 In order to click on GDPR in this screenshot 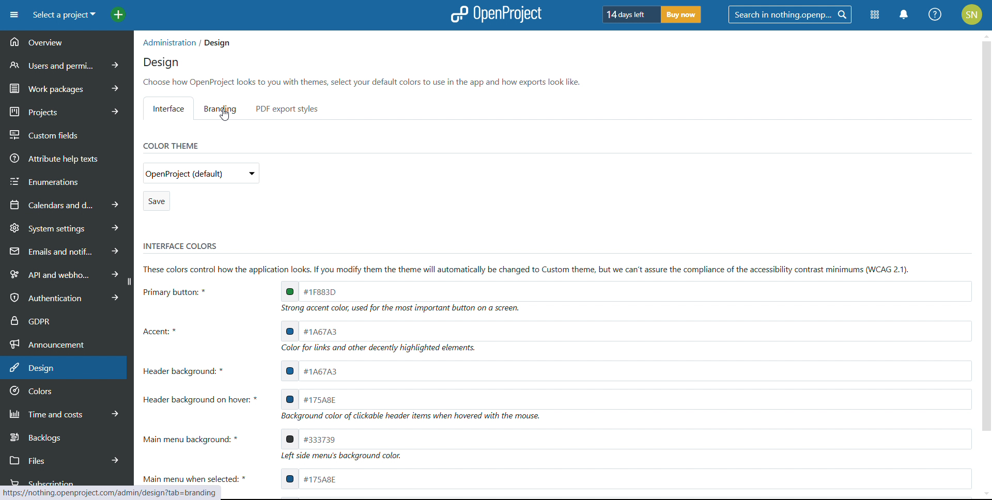, I will do `click(66, 319)`.